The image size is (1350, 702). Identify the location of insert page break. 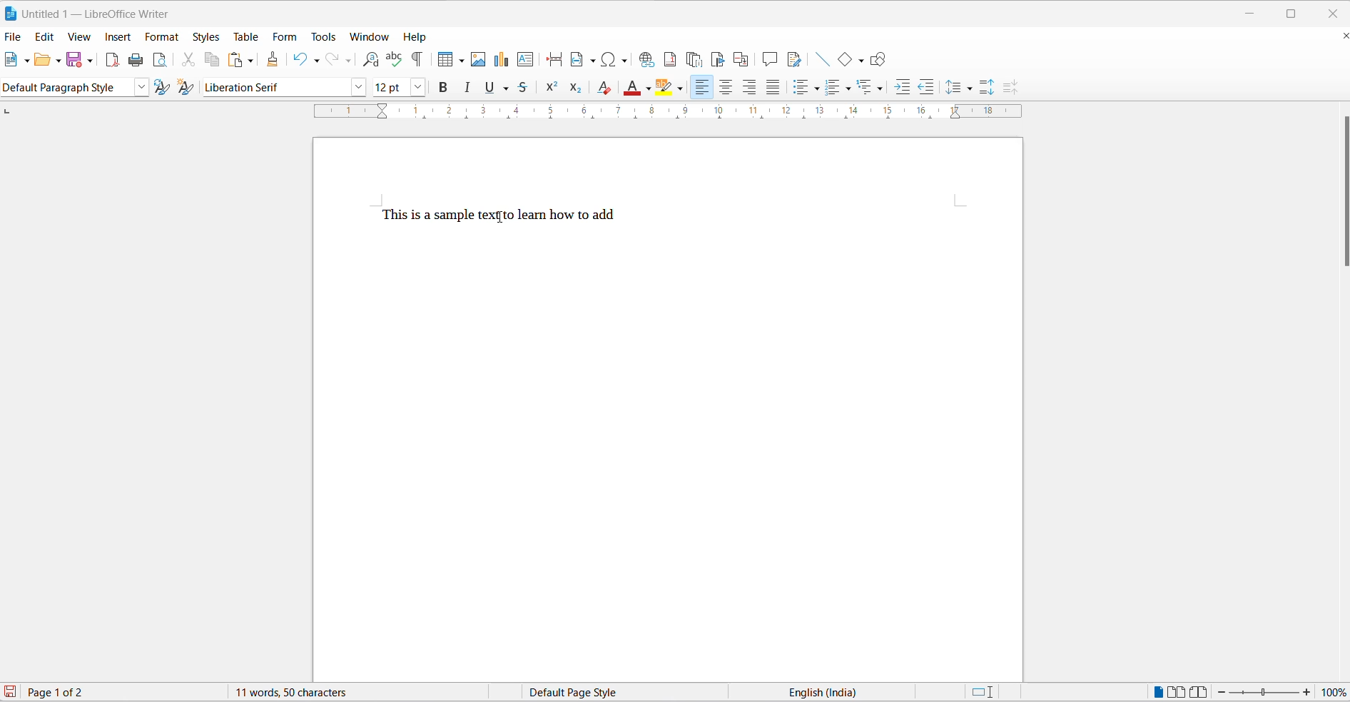
(554, 61).